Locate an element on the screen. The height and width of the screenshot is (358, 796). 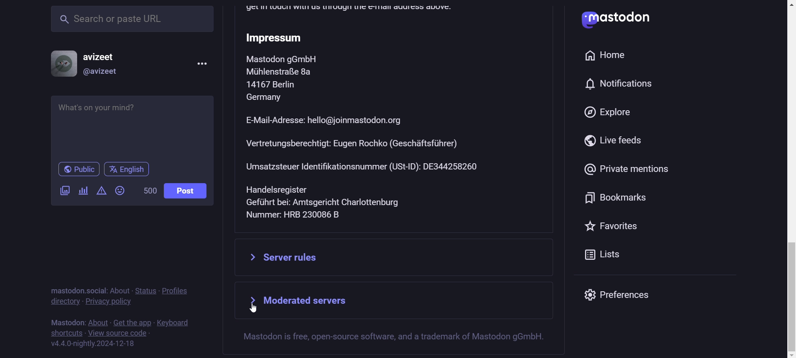
favorites is located at coordinates (613, 226).